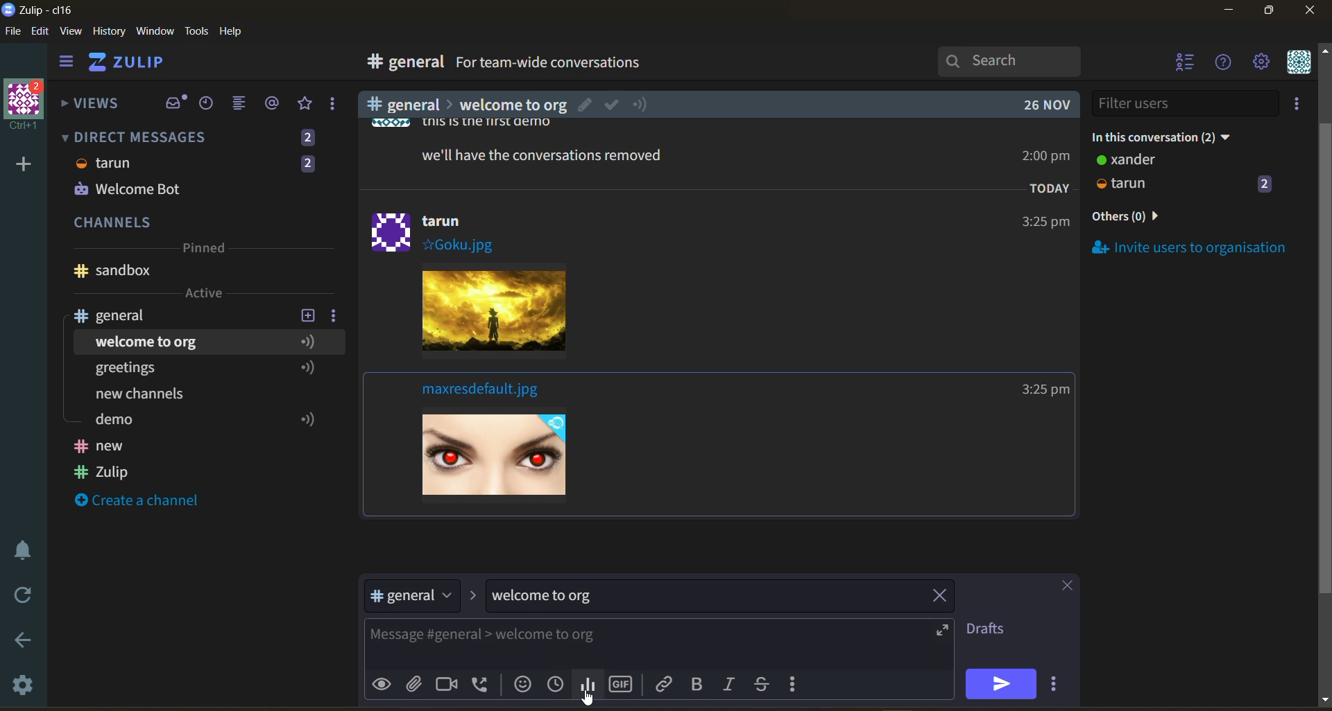  What do you see at coordinates (14, 34) in the screenshot?
I see `file` at bounding box center [14, 34].